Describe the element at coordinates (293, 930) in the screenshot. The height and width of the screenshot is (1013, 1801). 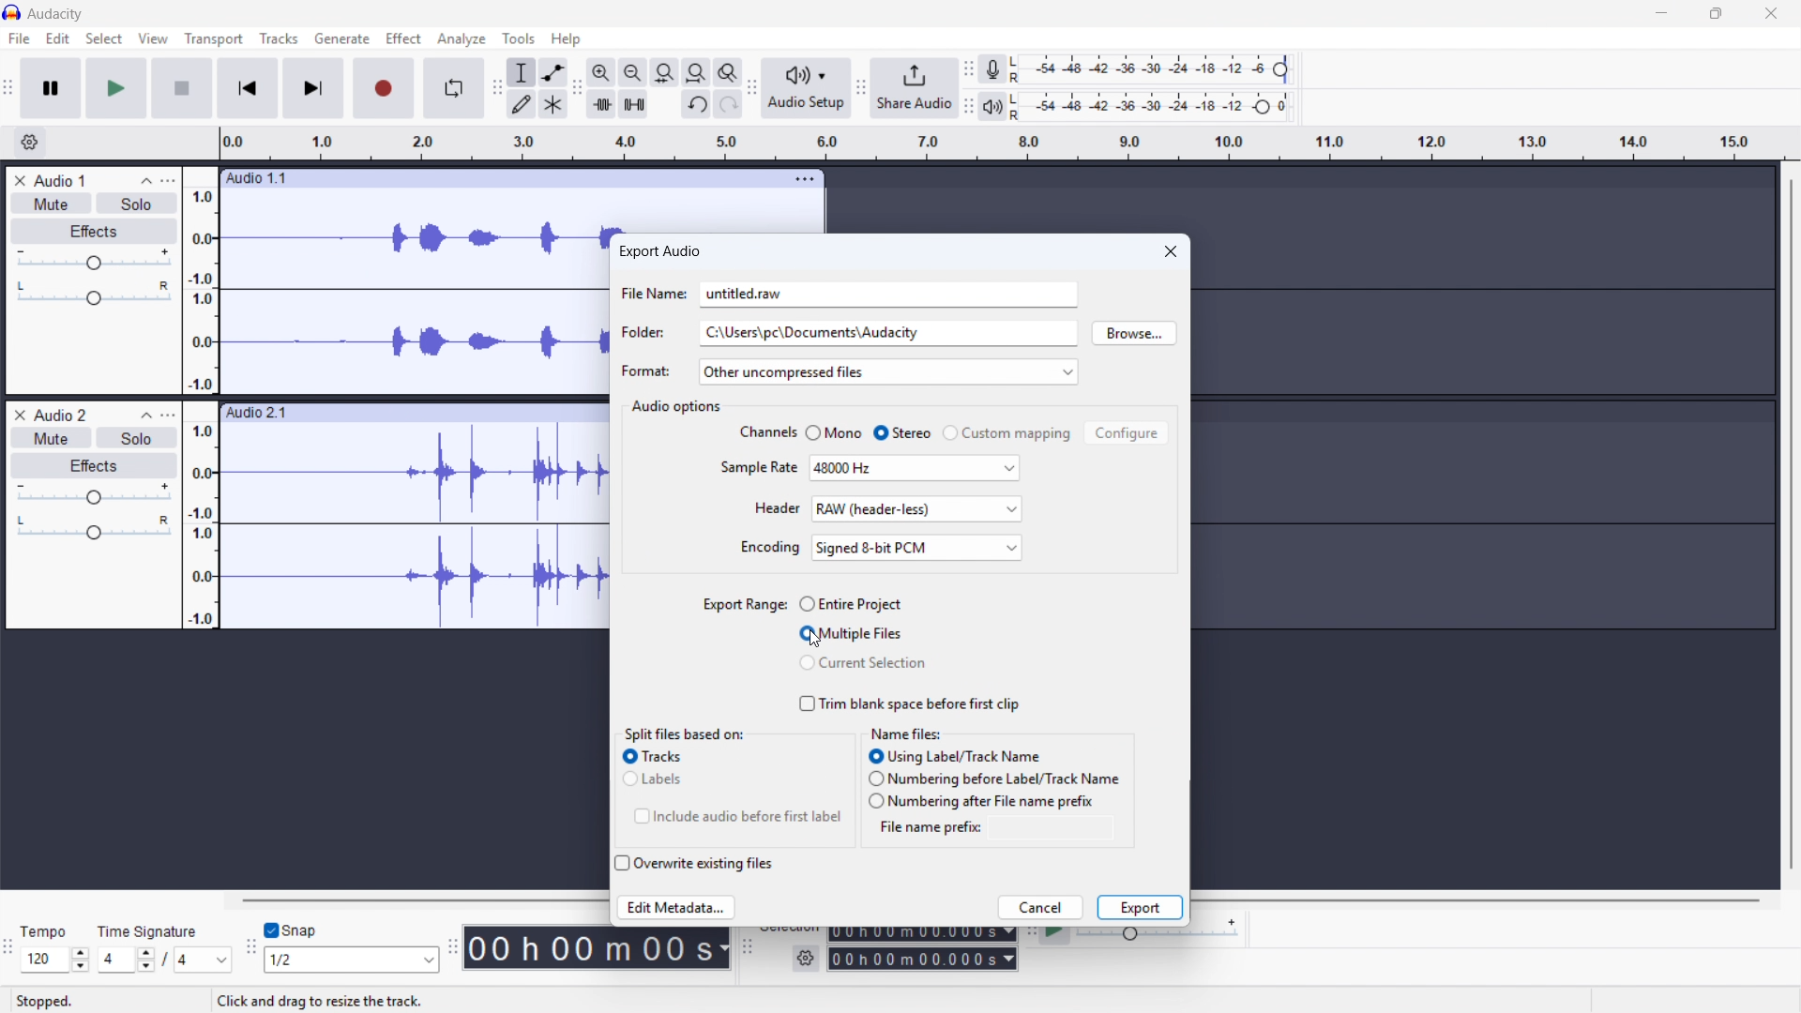
I see `Toggle snap` at that location.